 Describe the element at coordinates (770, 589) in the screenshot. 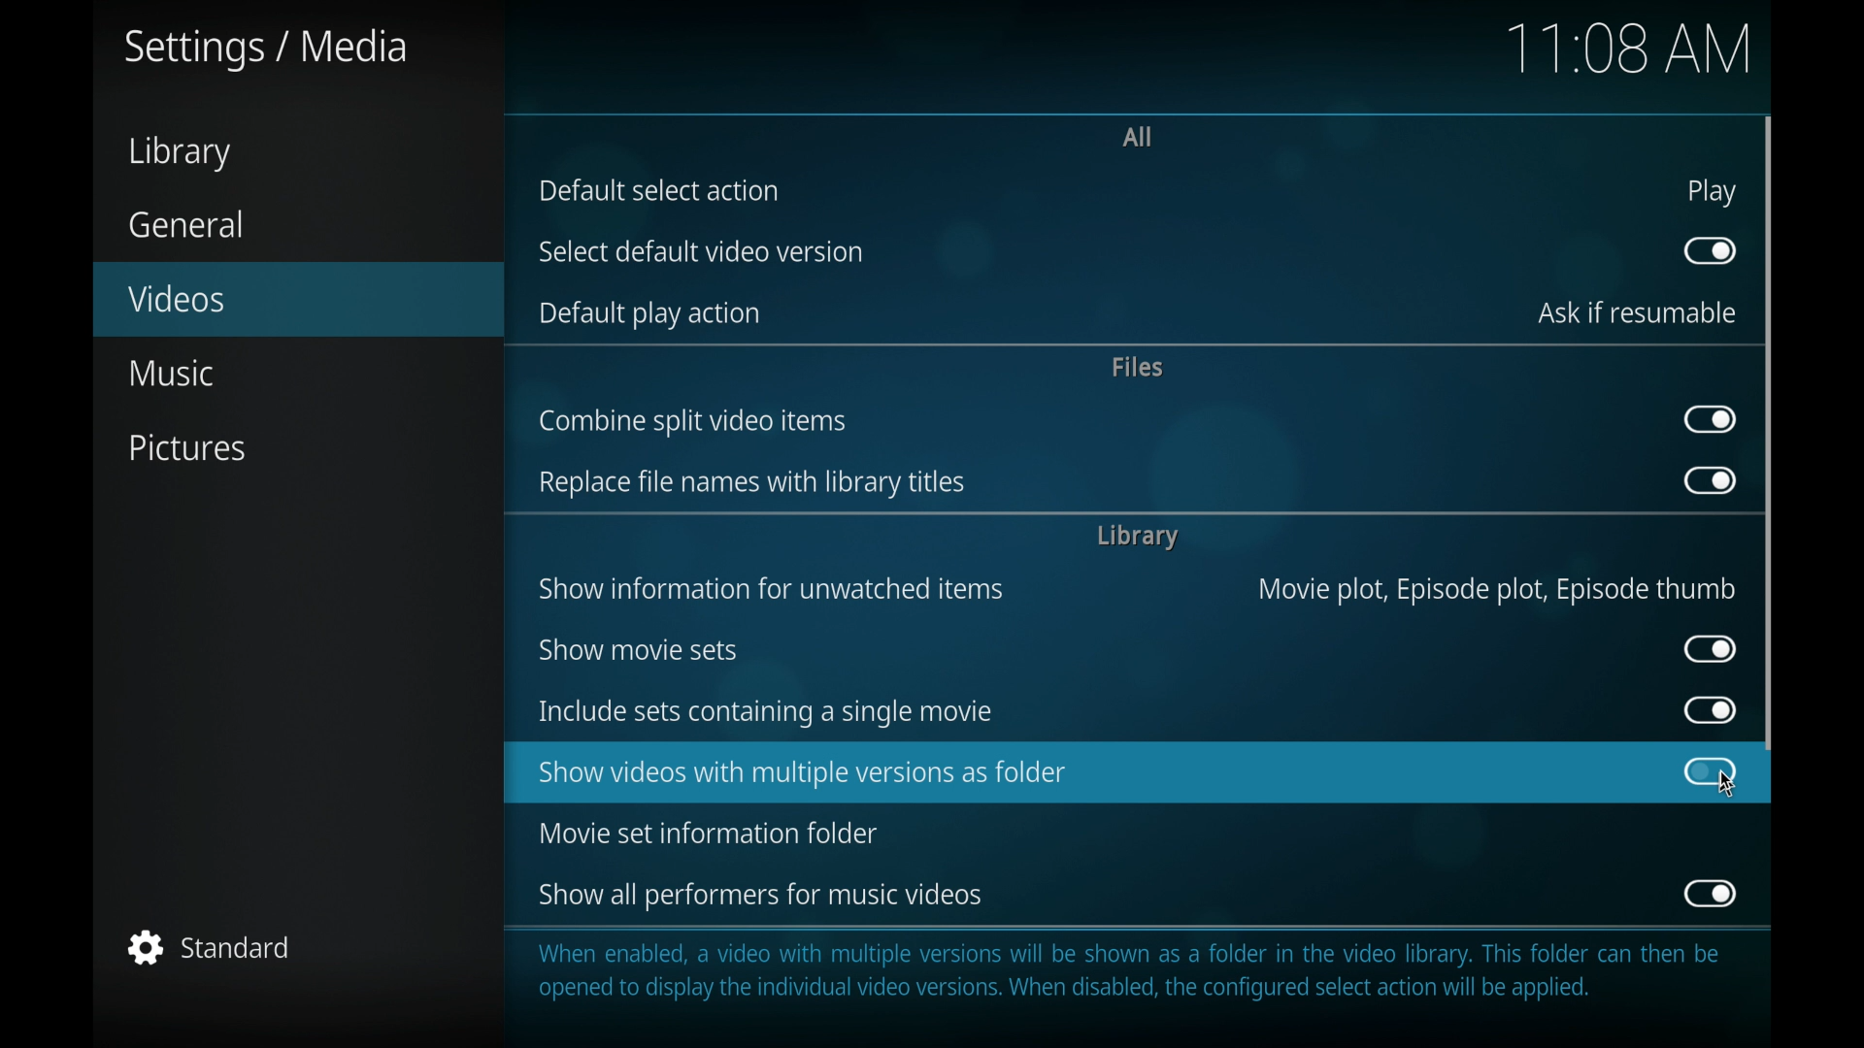

I see `show information for unwatched items` at that location.